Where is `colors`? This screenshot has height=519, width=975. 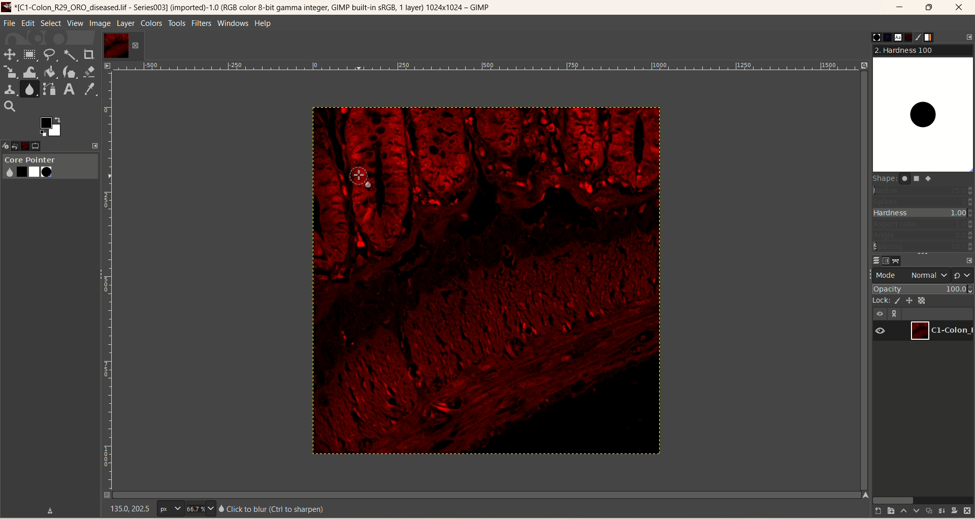 colors is located at coordinates (152, 23).